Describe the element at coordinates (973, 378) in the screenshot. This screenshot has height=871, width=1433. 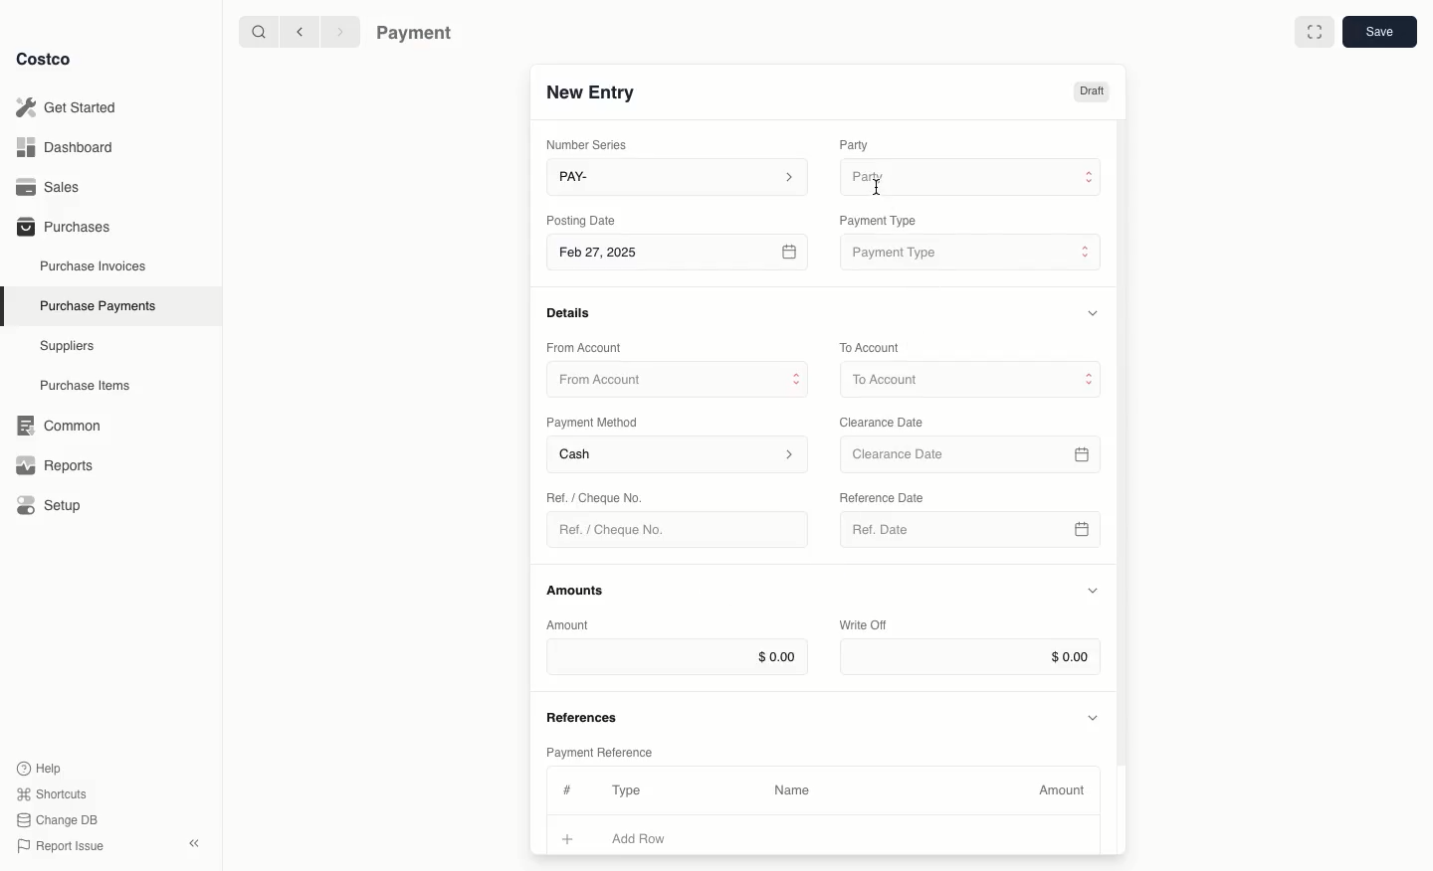
I see `To Account` at that location.